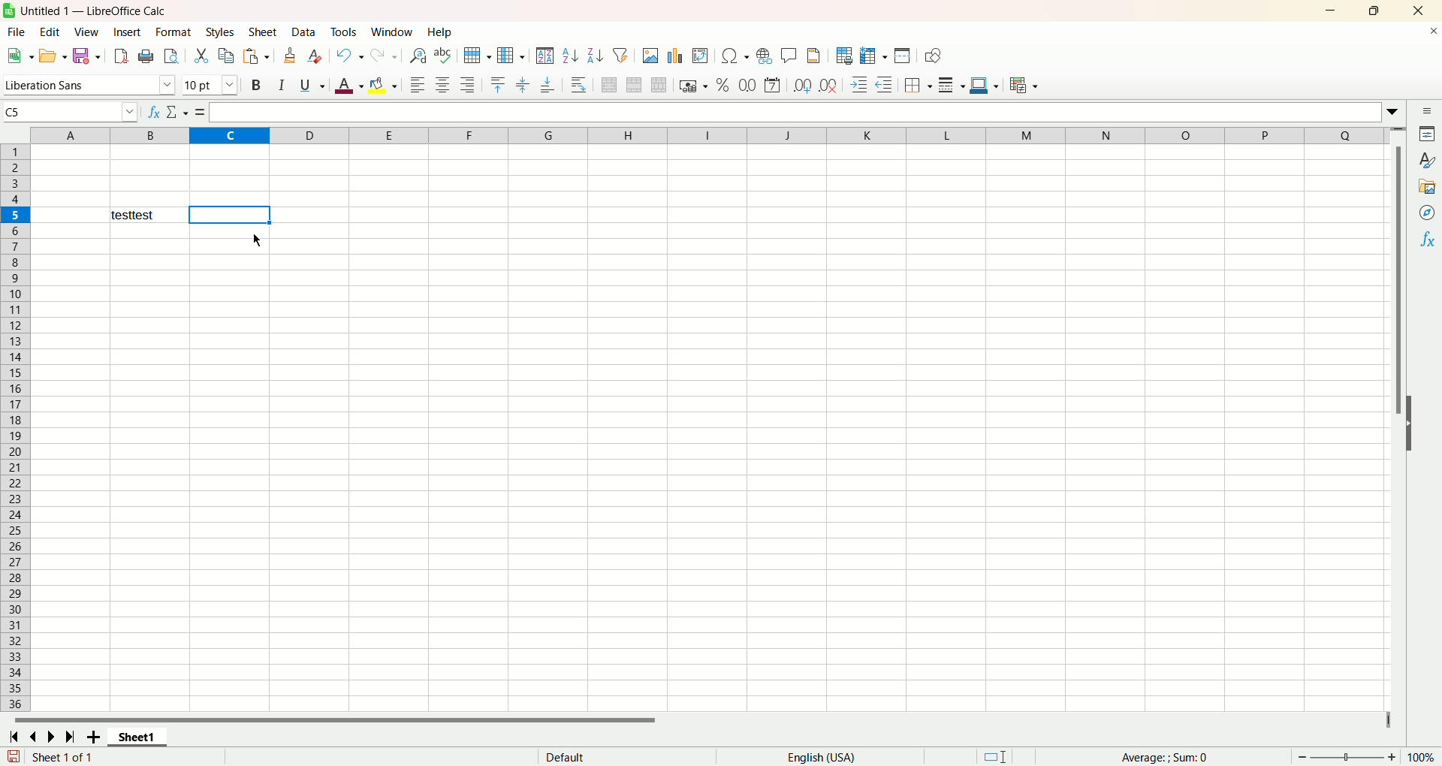  I want to click on export directly as PDF, so click(122, 55).